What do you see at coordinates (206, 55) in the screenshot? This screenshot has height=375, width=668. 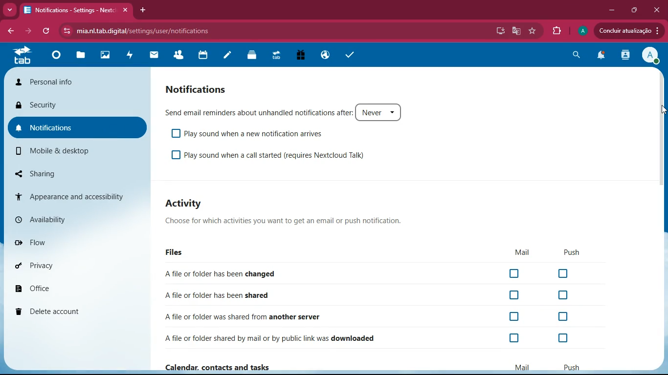 I see `calendar` at bounding box center [206, 55].